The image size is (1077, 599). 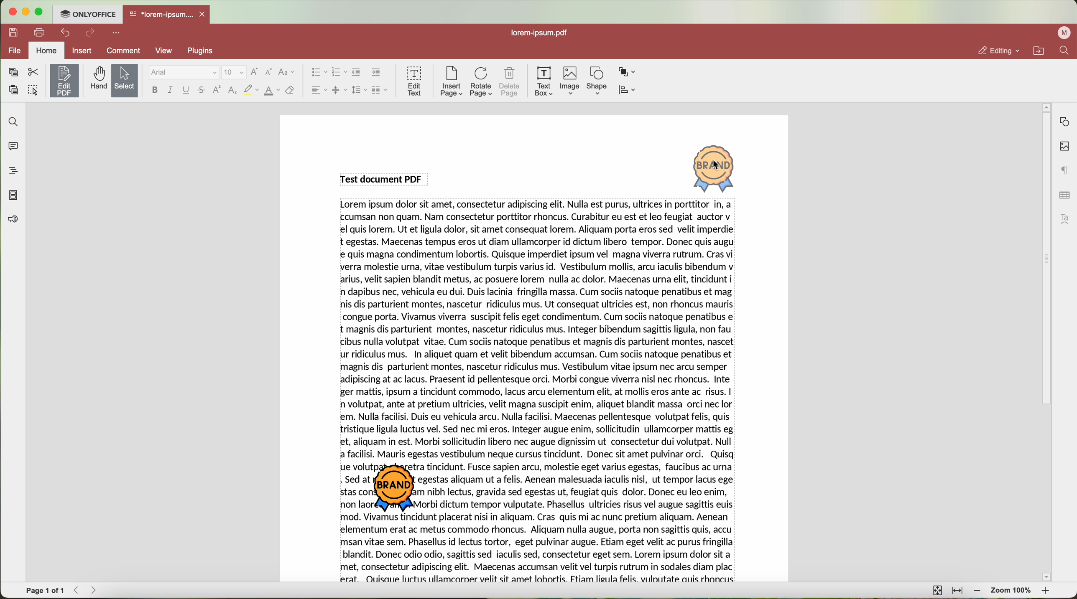 I want to click on close, so click(x=204, y=14).